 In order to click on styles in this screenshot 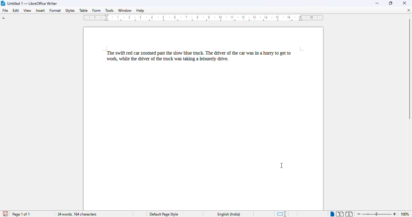, I will do `click(70, 11)`.